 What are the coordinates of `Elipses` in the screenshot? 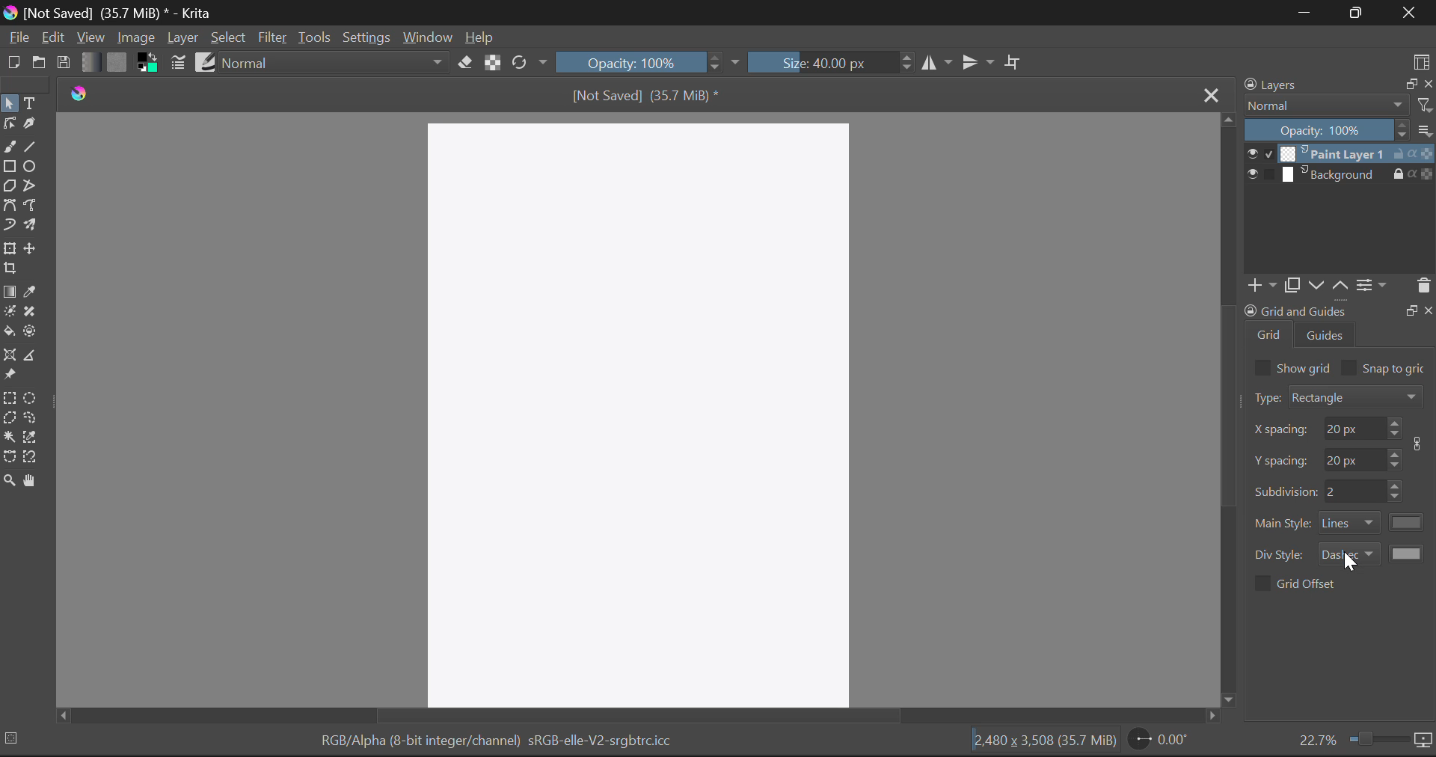 It's located at (31, 166).